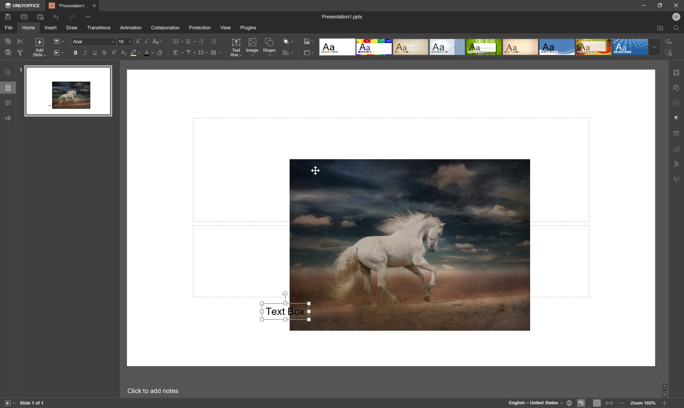 The image size is (684, 408). What do you see at coordinates (8, 404) in the screenshot?
I see `Start slideshow` at bounding box center [8, 404].